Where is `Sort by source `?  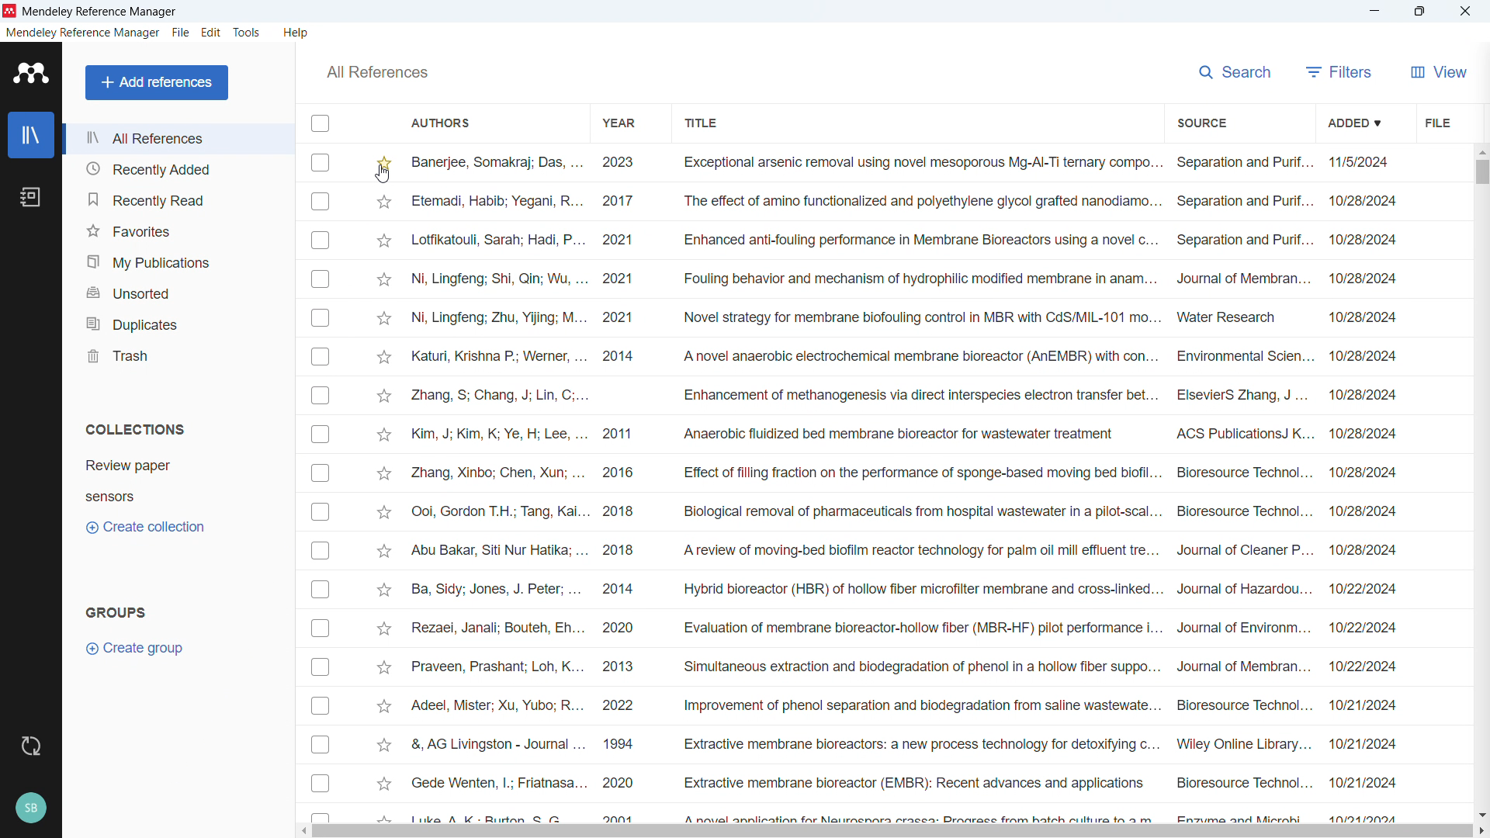
Sort by source  is located at coordinates (1203, 121).